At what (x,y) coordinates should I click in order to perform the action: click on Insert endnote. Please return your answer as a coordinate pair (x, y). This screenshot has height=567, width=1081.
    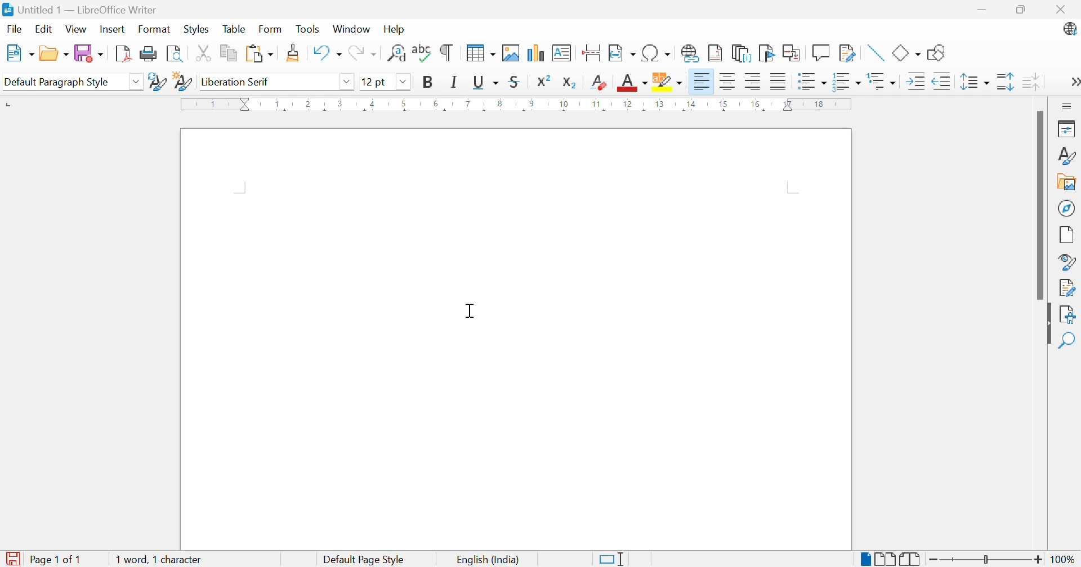
    Looking at the image, I should click on (742, 54).